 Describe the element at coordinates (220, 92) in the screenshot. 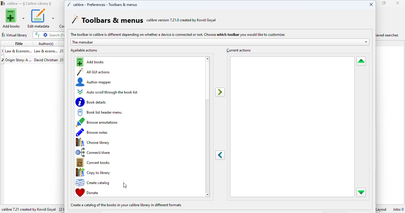

I see `add selected action to the toolbar` at that location.